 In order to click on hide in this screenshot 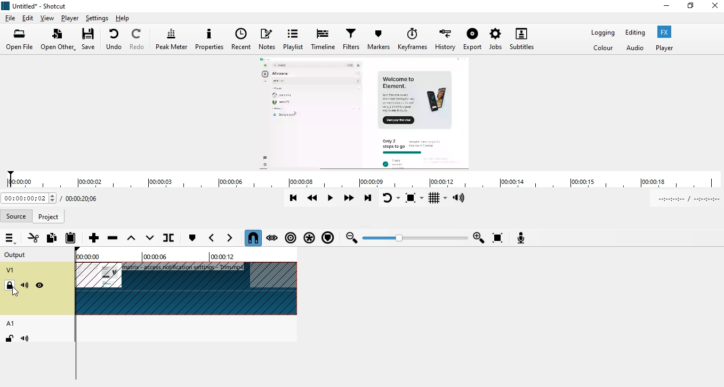, I will do `click(40, 286)`.